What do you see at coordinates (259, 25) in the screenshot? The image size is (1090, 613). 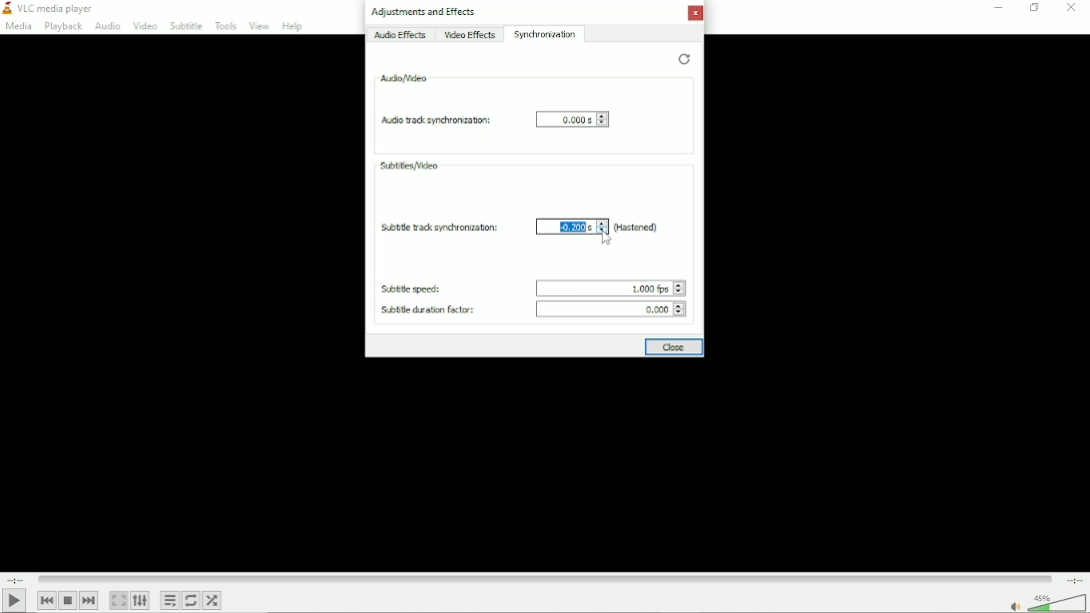 I see `View` at bounding box center [259, 25].